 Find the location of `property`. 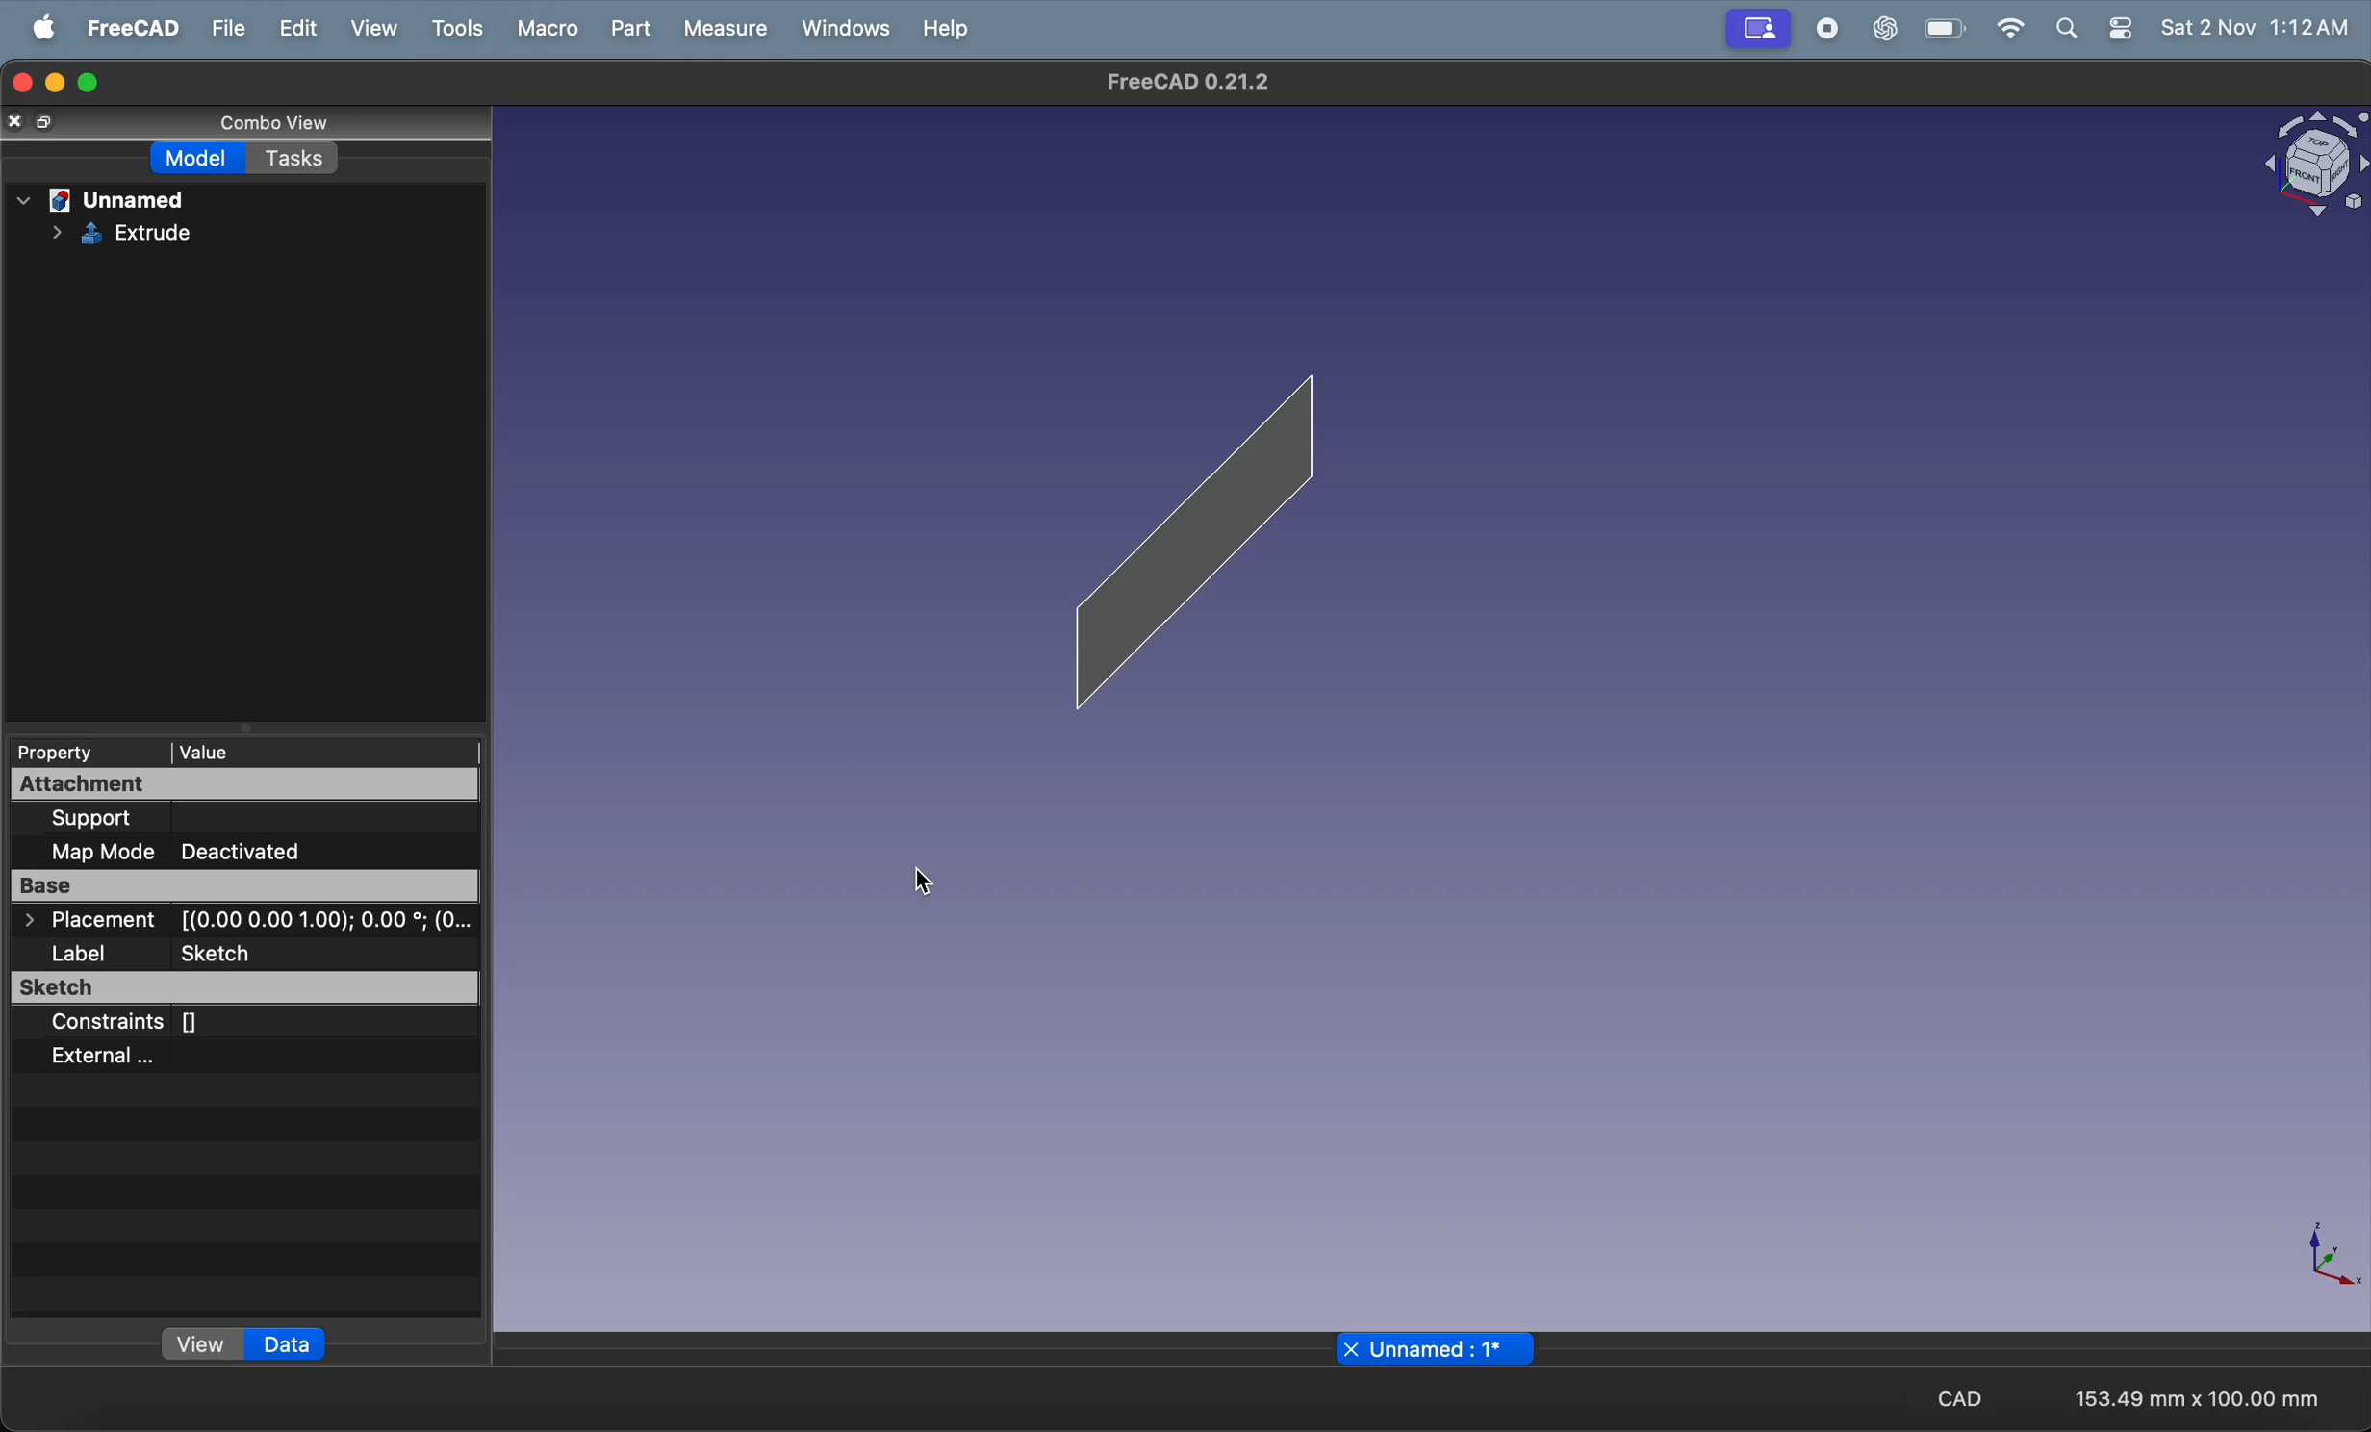

property is located at coordinates (82, 752).